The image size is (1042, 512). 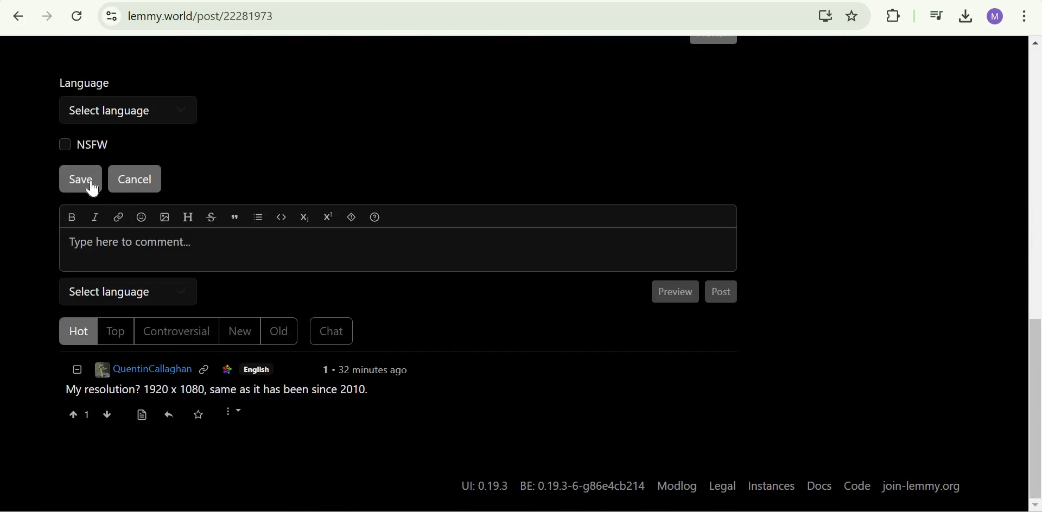 I want to click on spoiler, so click(x=353, y=219).